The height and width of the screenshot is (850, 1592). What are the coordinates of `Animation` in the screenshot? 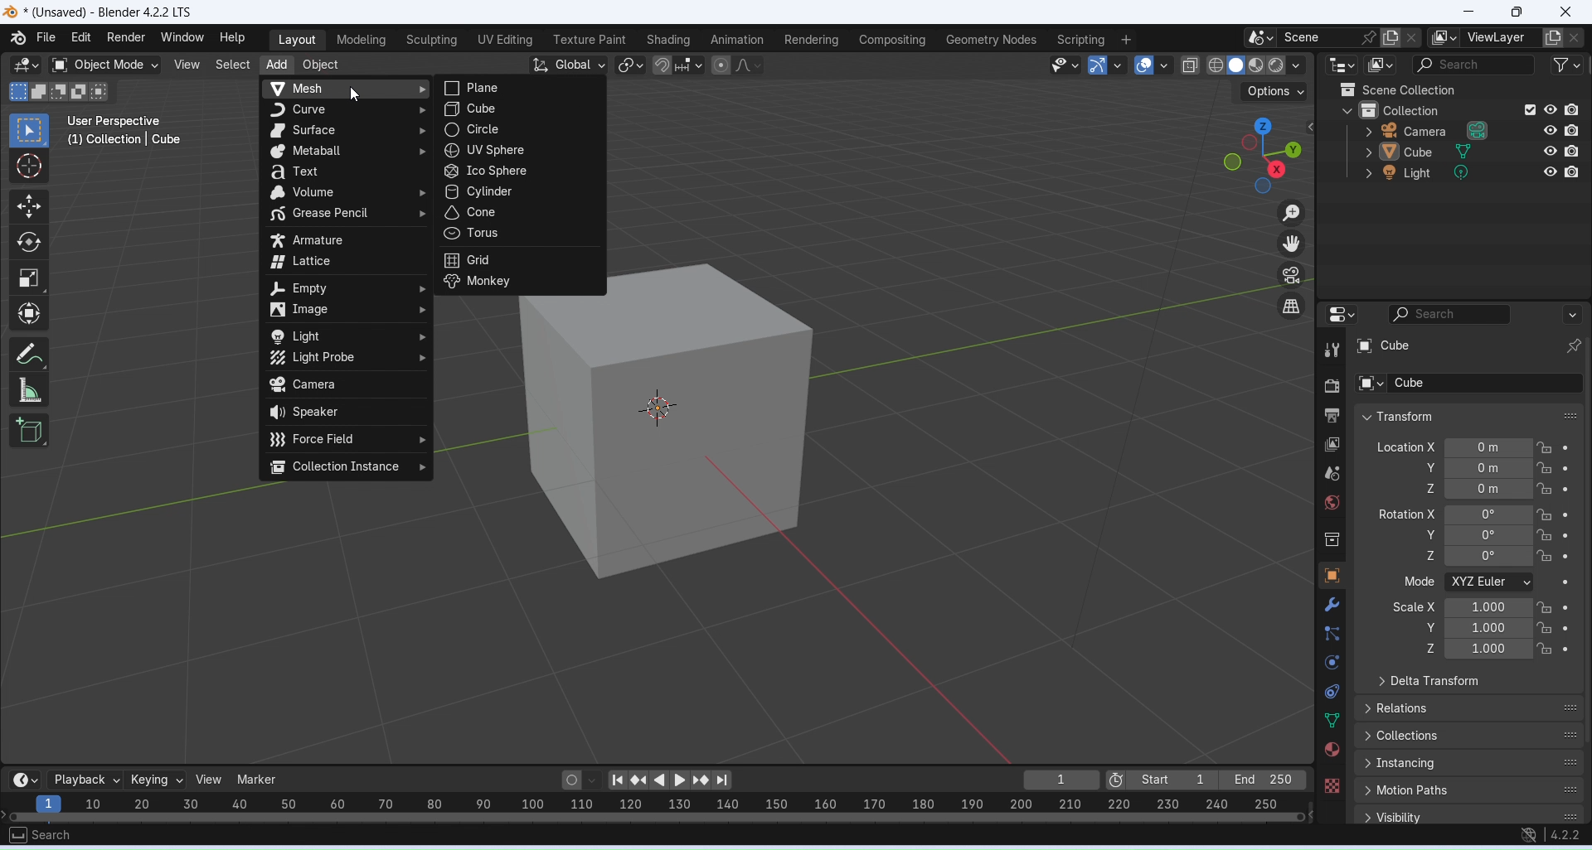 It's located at (736, 40).